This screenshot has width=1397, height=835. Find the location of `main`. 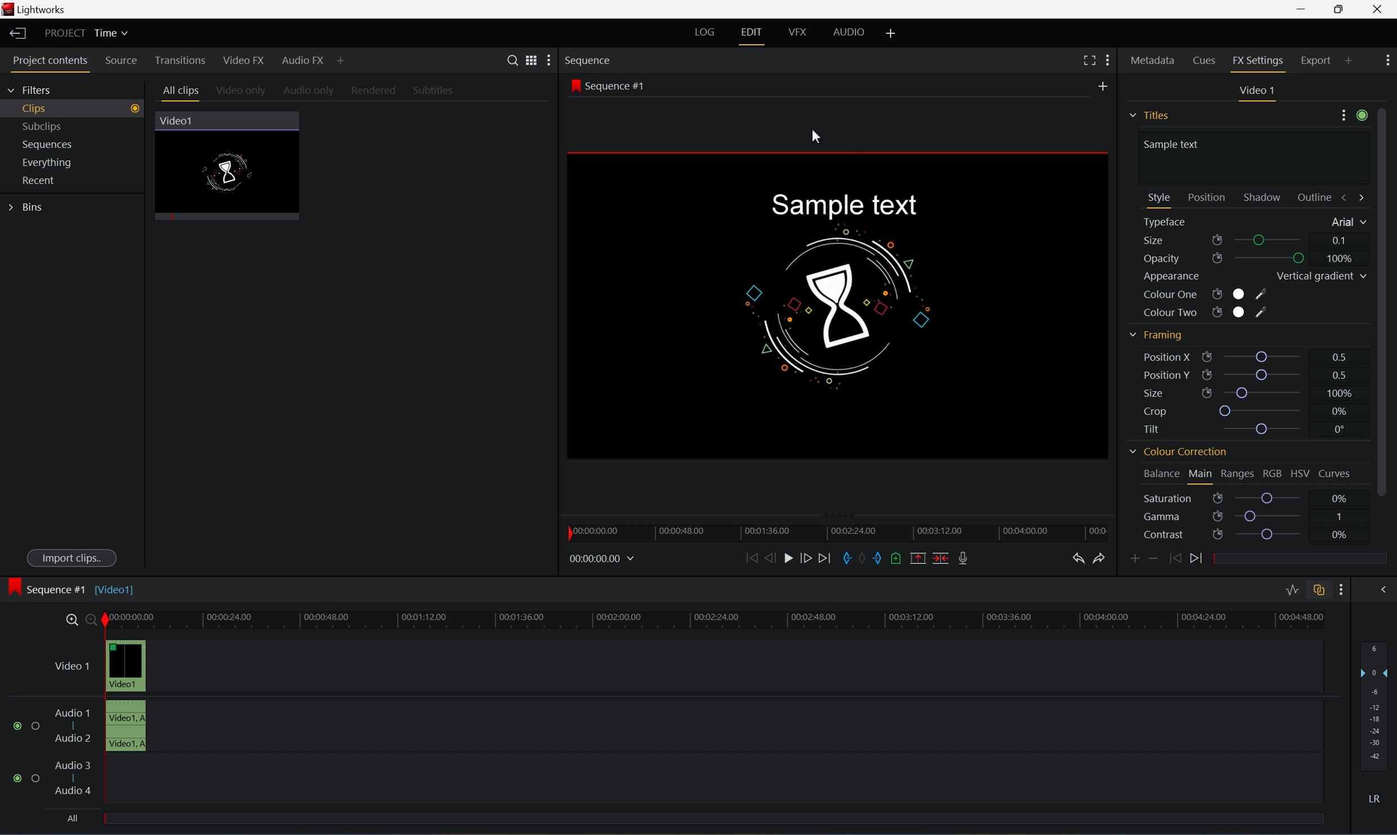

main is located at coordinates (1202, 475).